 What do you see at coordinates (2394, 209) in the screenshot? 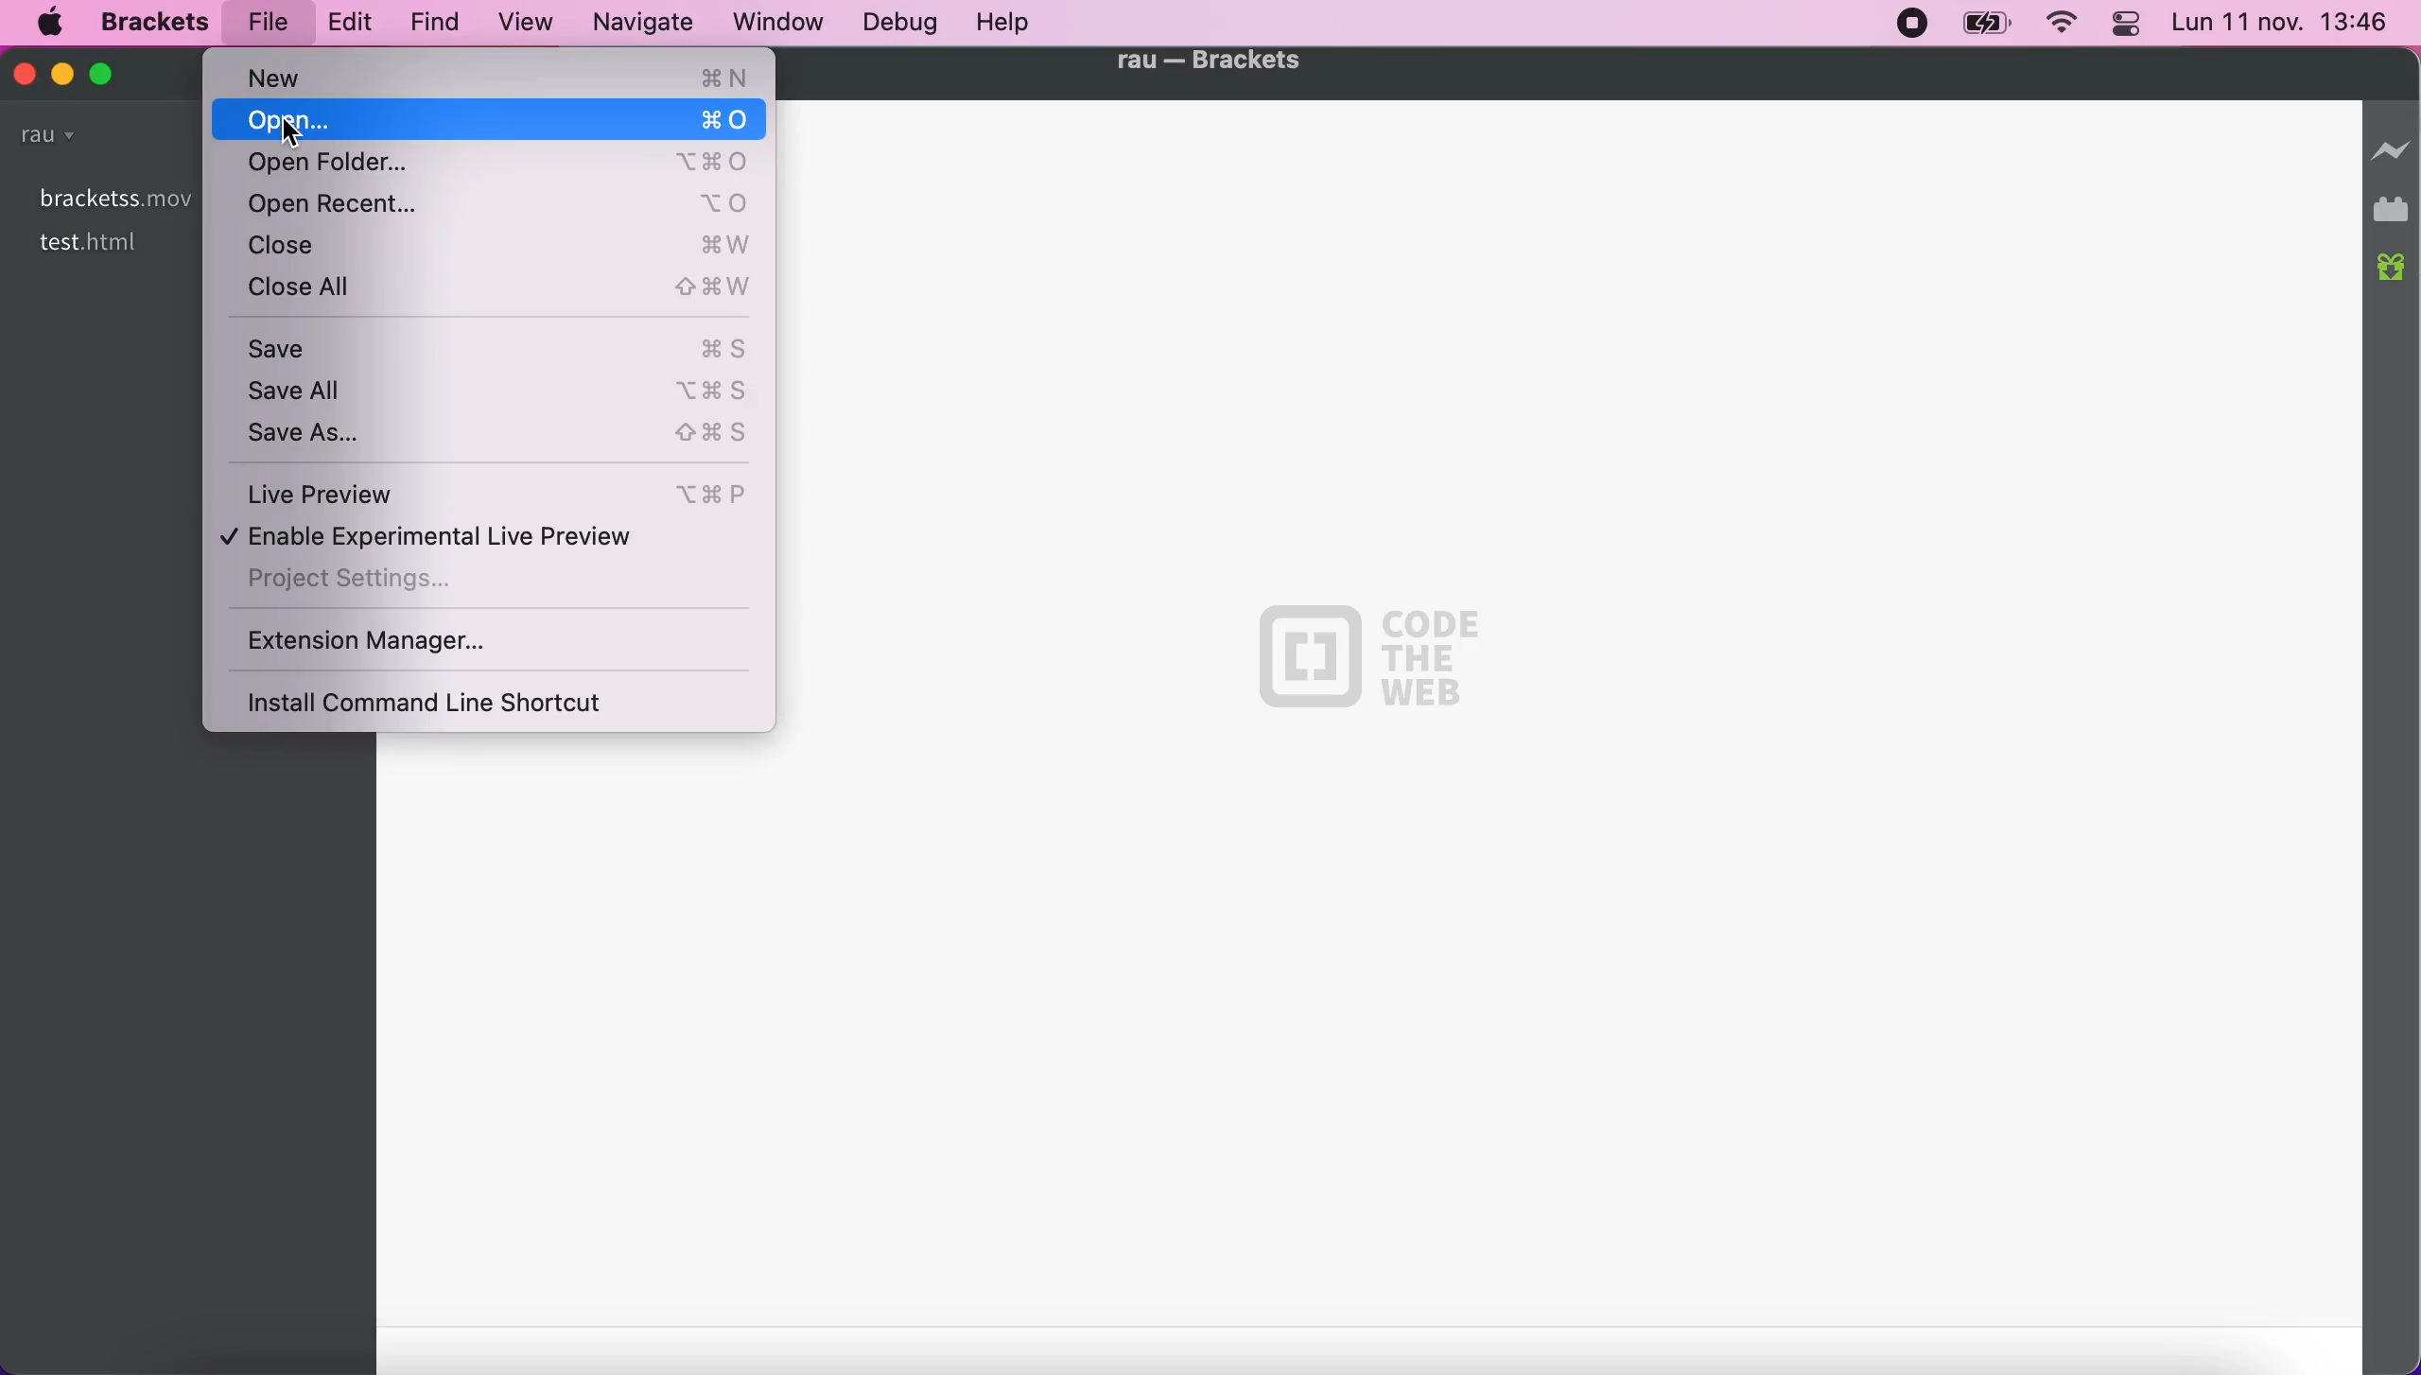
I see `extension manager` at bounding box center [2394, 209].